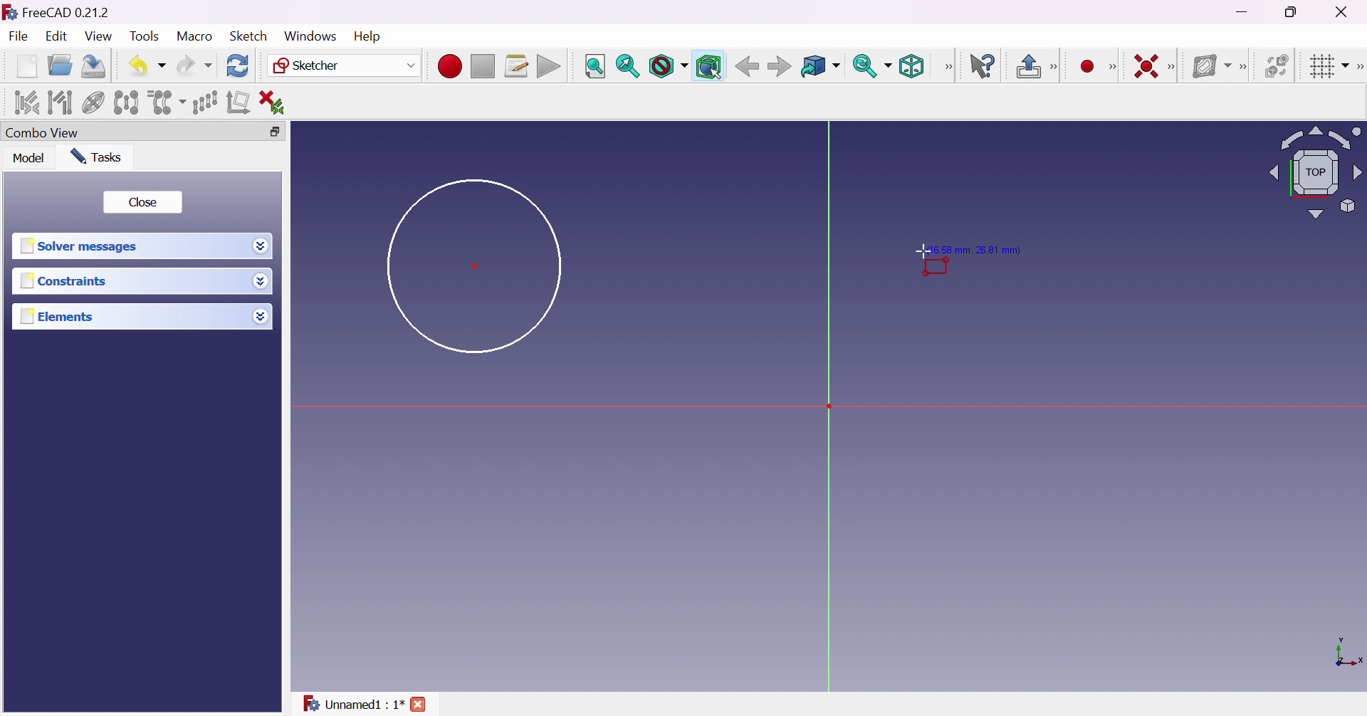  What do you see at coordinates (27, 65) in the screenshot?
I see `New` at bounding box center [27, 65].